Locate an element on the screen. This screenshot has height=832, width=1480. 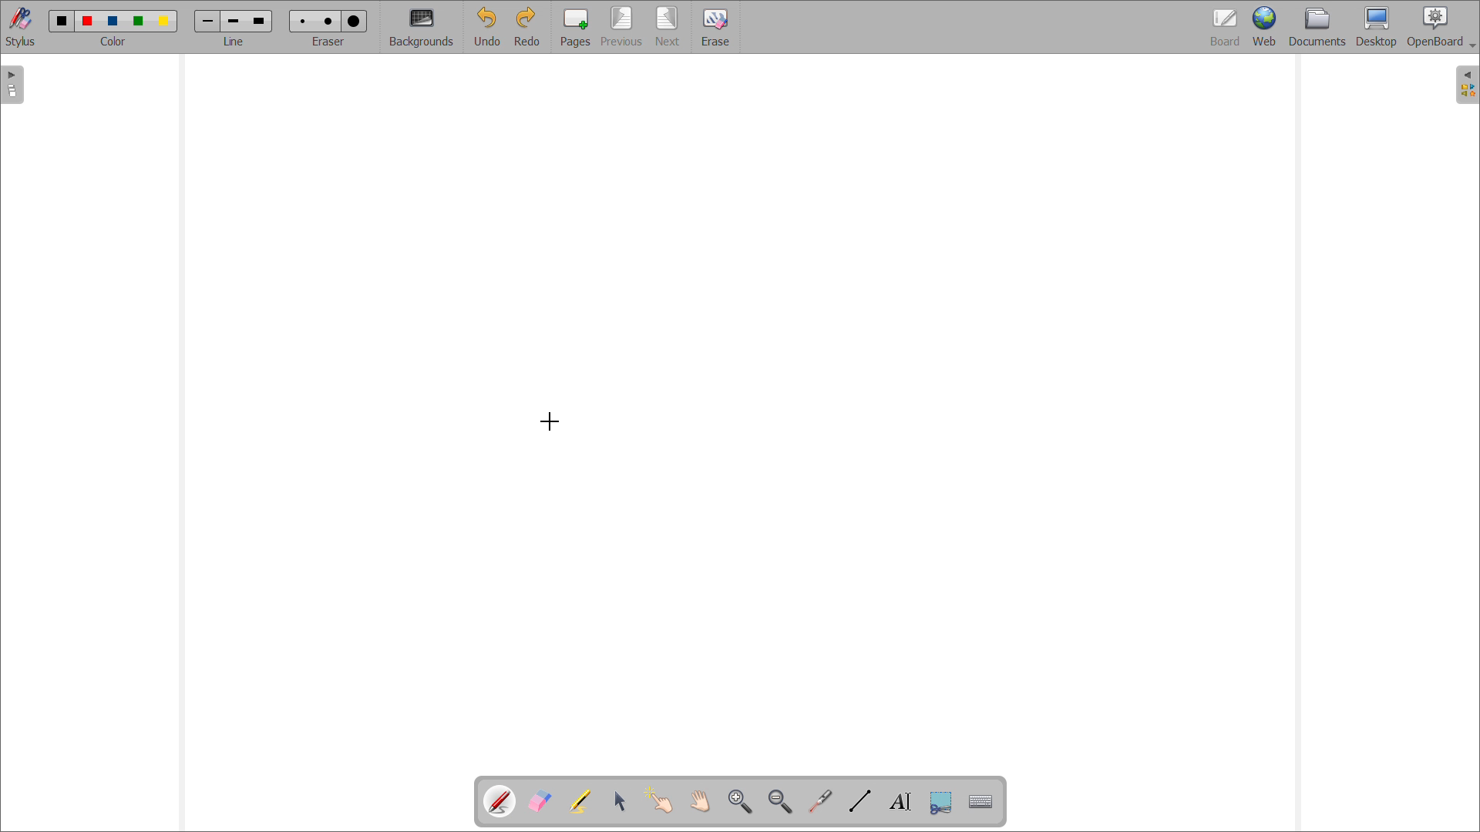
redo is located at coordinates (528, 26).